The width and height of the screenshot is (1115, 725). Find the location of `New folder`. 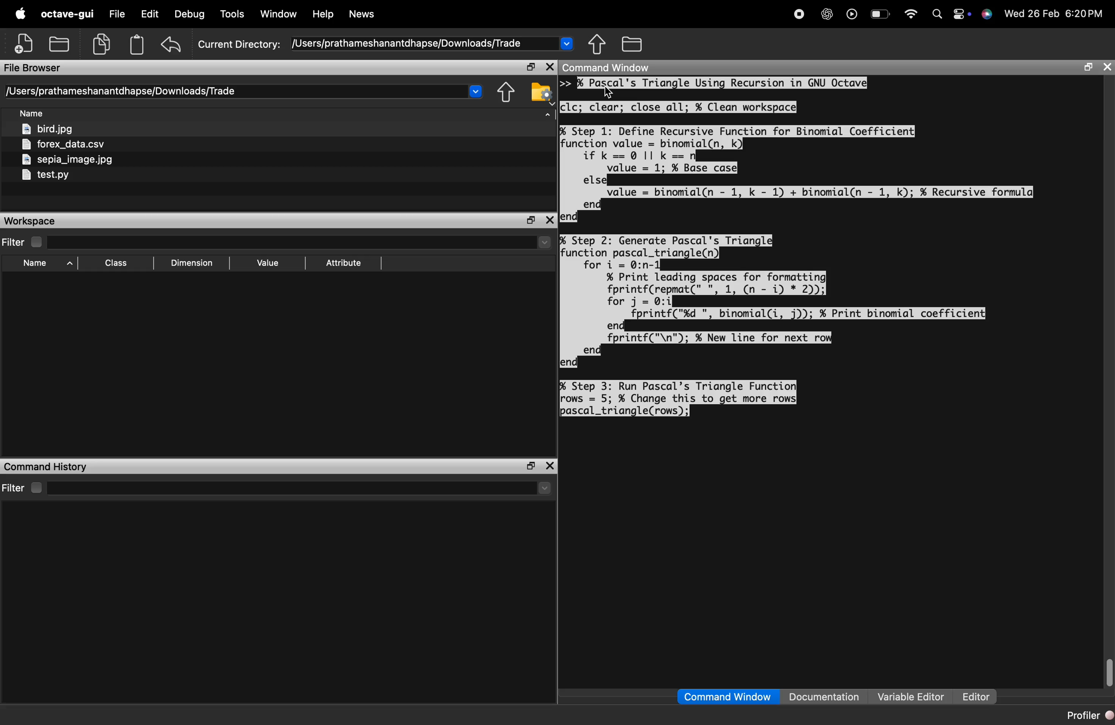

New folder is located at coordinates (59, 43).